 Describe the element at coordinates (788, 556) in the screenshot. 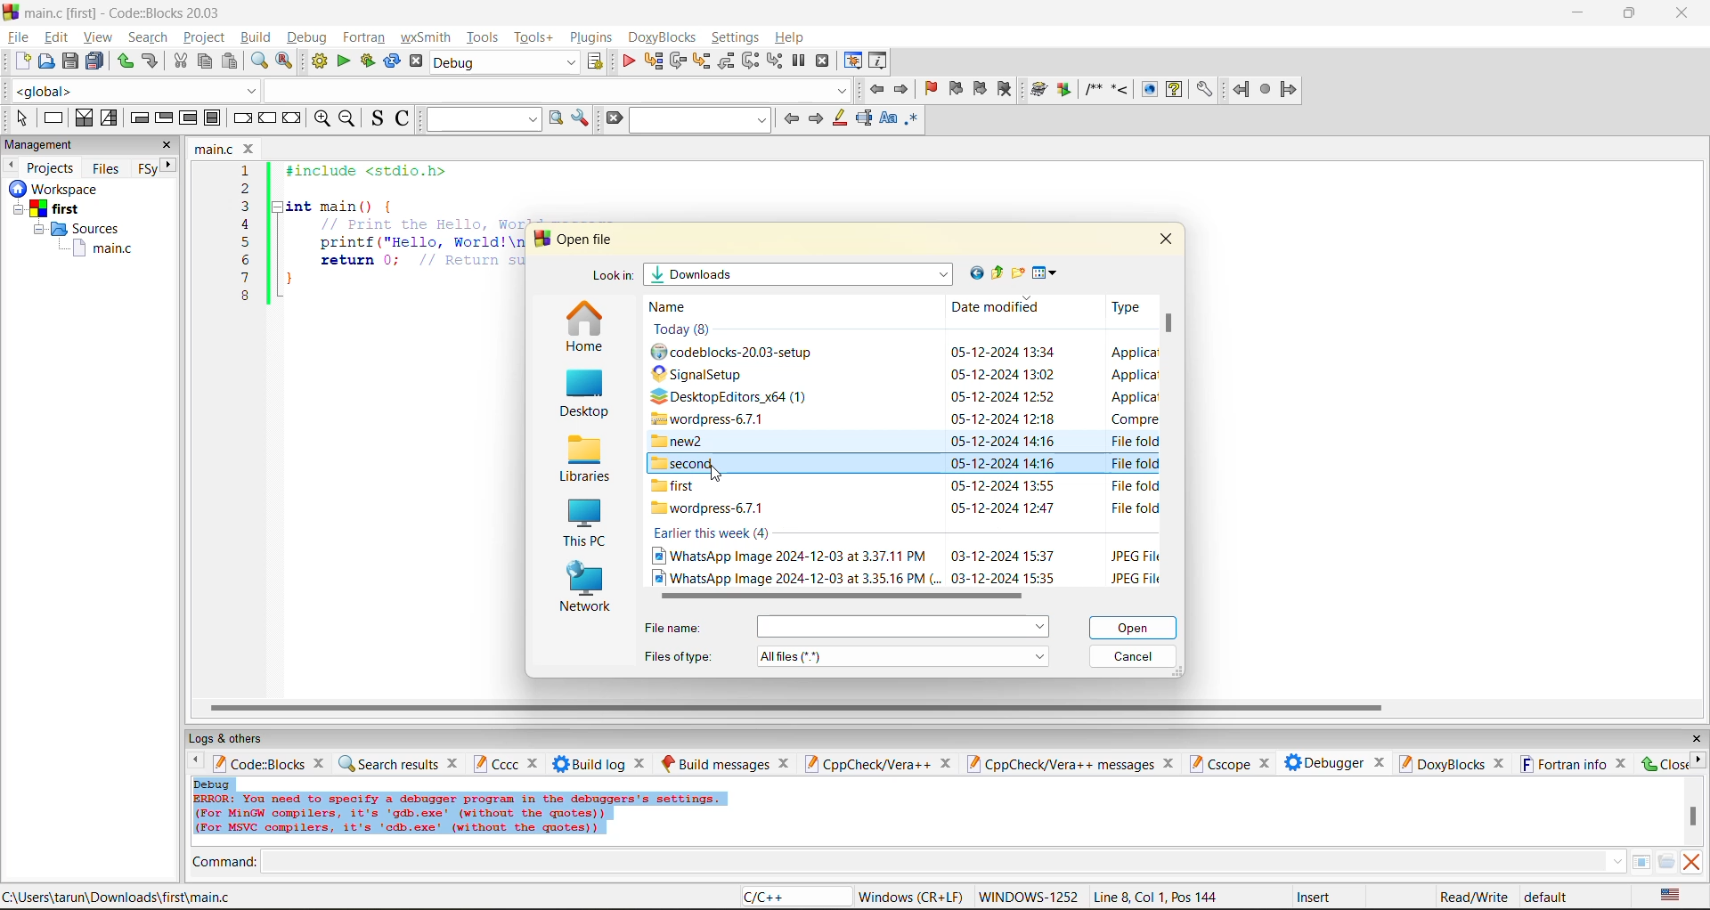

I see `image file` at that location.